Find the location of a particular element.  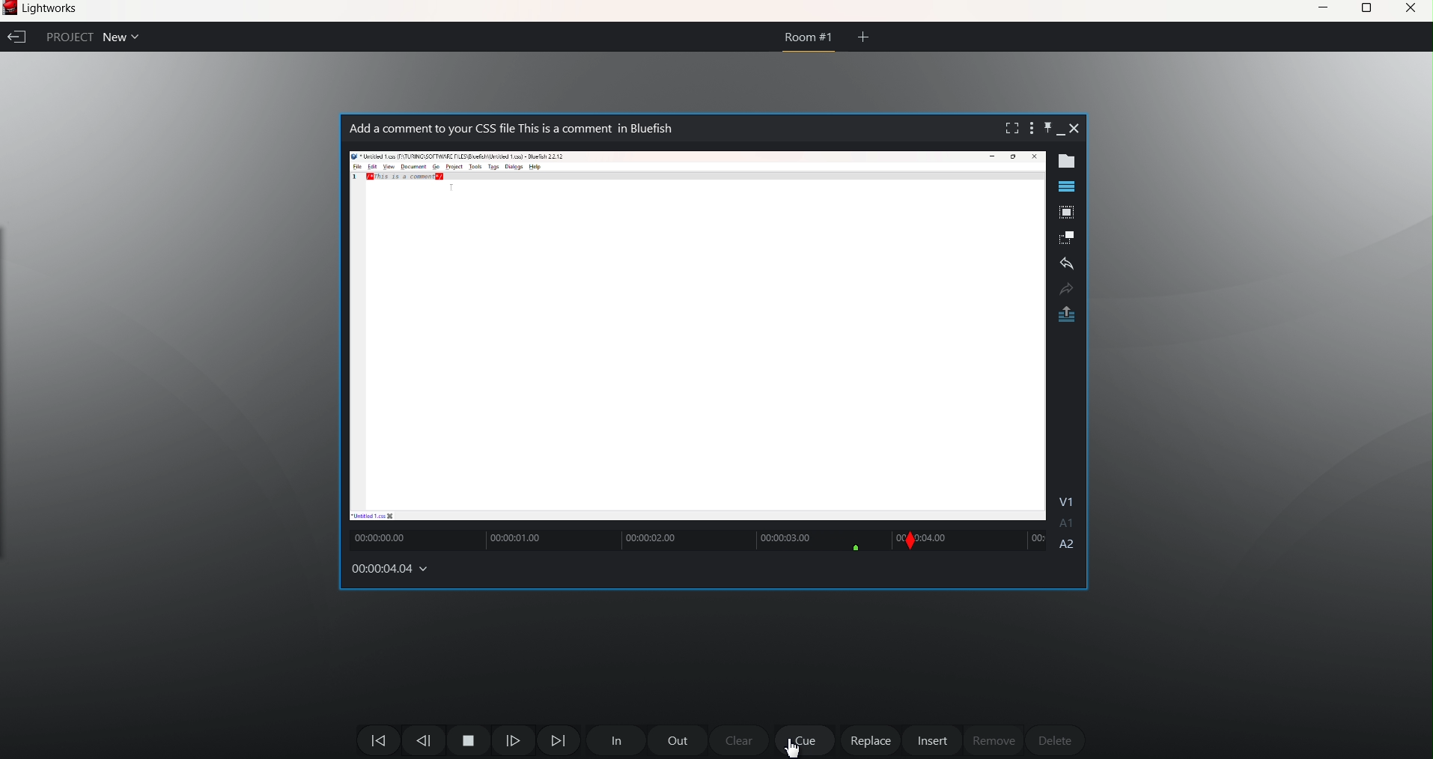

exit is located at coordinates (16, 37).